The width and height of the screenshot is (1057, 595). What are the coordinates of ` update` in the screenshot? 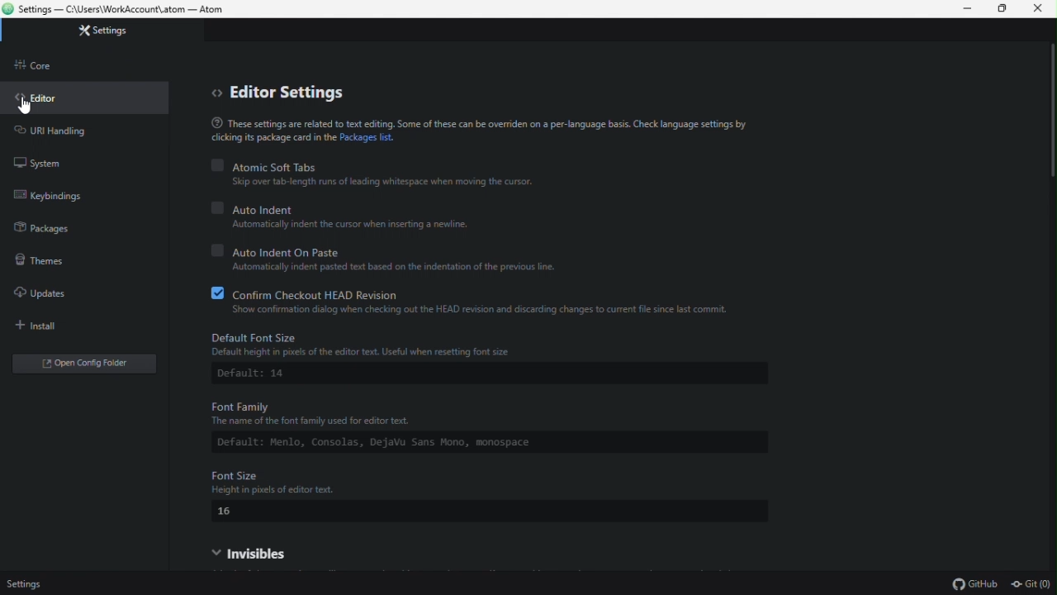 It's located at (50, 293).